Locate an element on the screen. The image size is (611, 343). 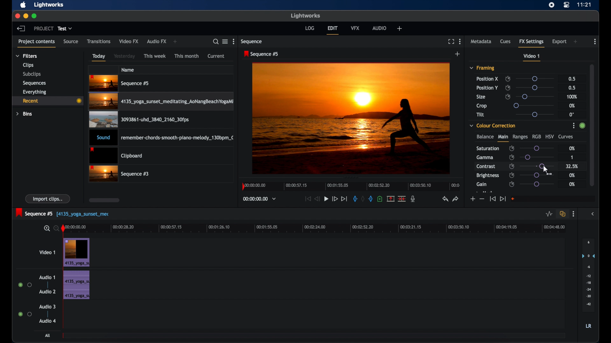
0% is located at coordinates (572, 148).